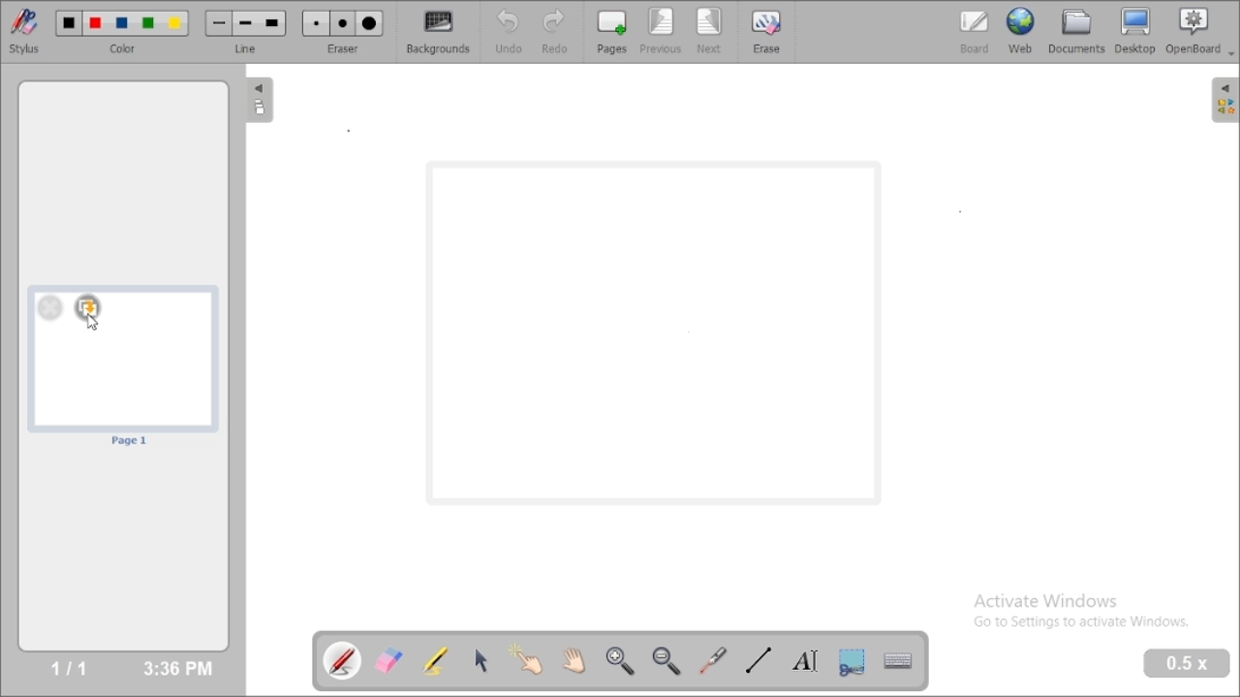 Image resolution: width=1240 pixels, height=697 pixels. I want to click on delete page, so click(49, 307).